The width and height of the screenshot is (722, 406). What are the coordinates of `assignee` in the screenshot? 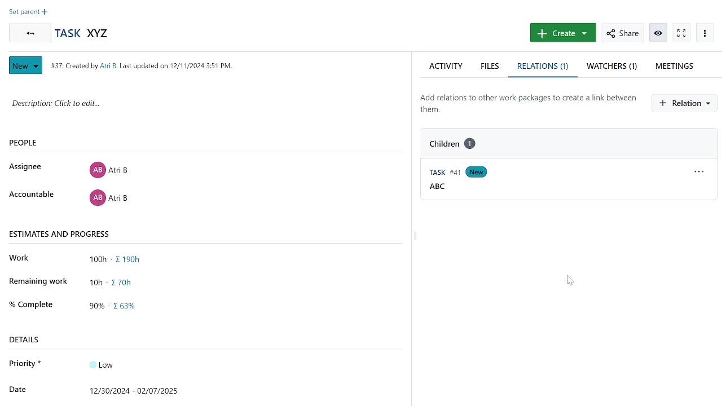 It's located at (28, 167).